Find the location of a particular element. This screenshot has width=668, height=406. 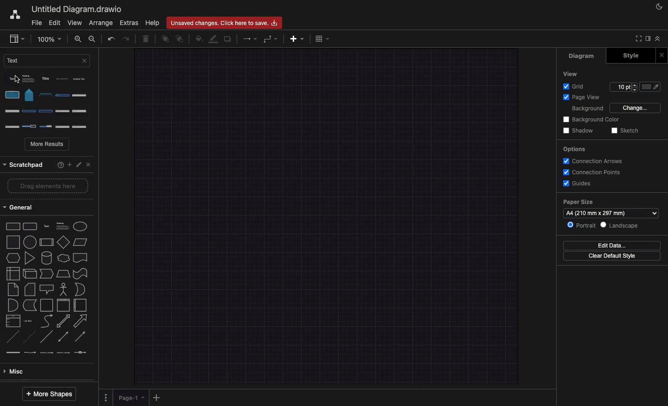

Undo is located at coordinates (111, 39).